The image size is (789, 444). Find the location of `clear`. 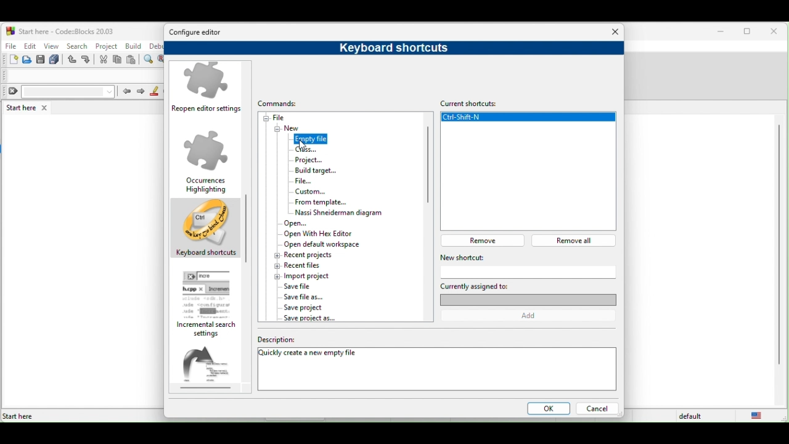

clear is located at coordinates (59, 92).